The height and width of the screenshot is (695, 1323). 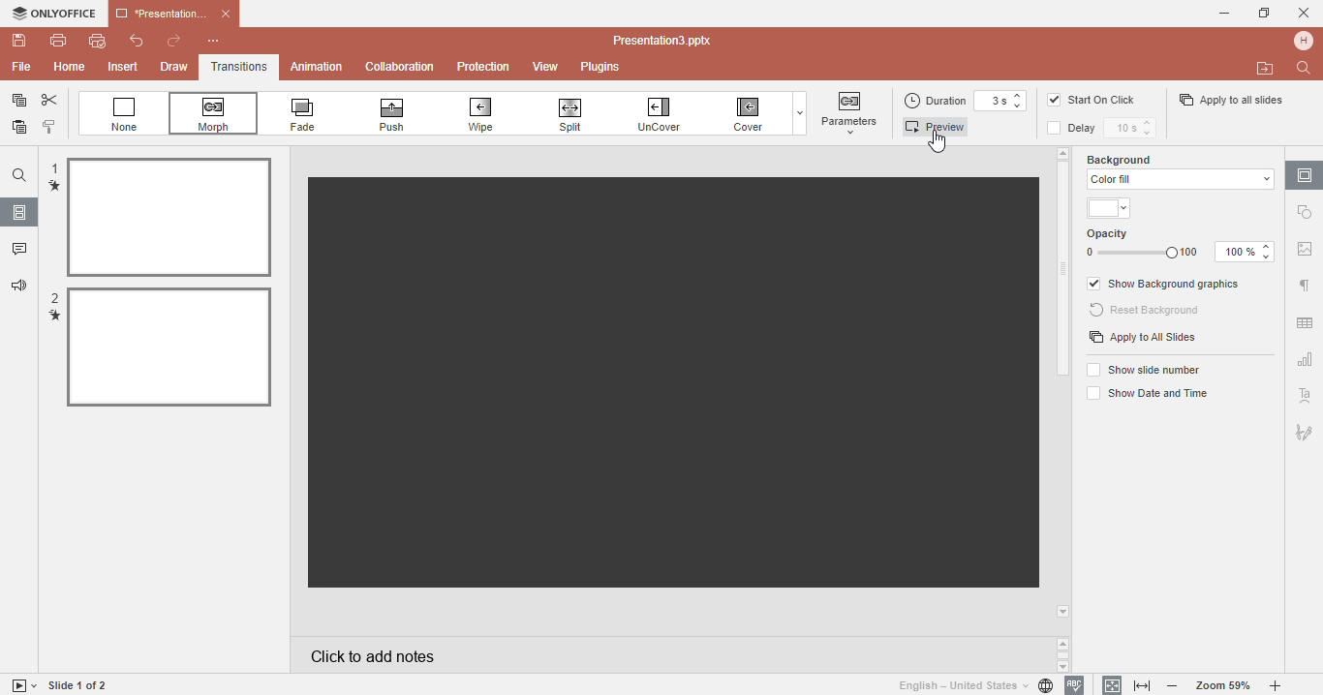 I want to click on Customize quick access toolbar, so click(x=224, y=41).